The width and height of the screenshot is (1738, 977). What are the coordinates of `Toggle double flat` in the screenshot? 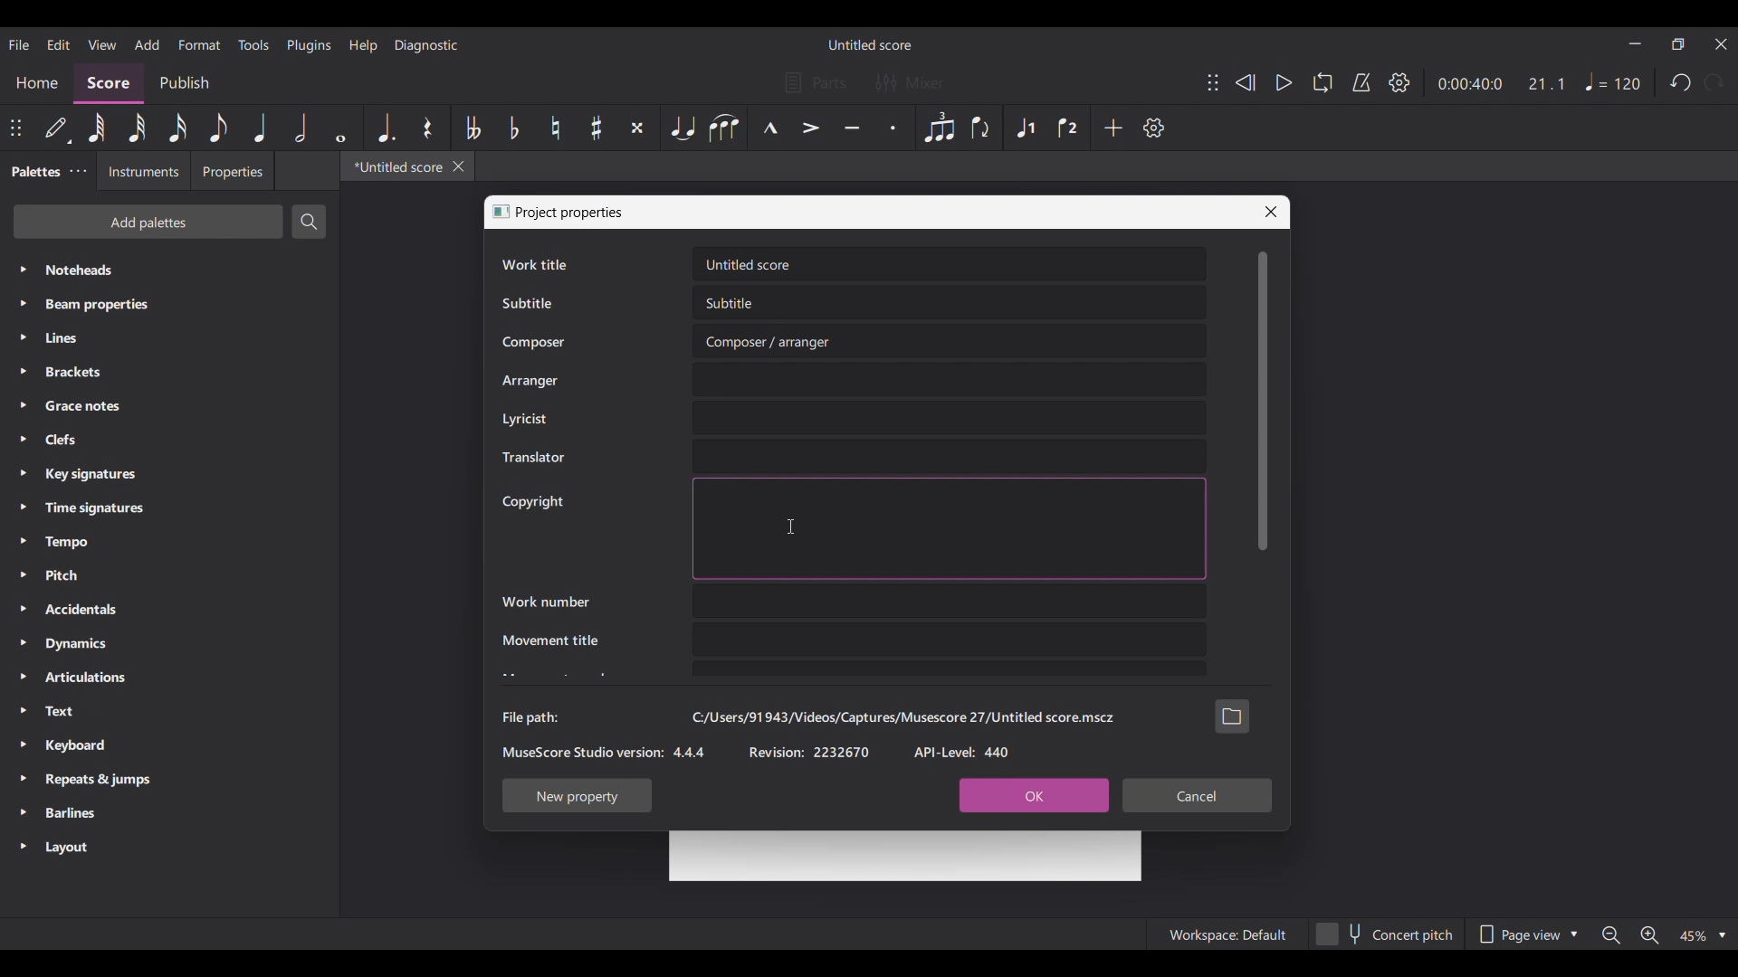 It's located at (472, 128).